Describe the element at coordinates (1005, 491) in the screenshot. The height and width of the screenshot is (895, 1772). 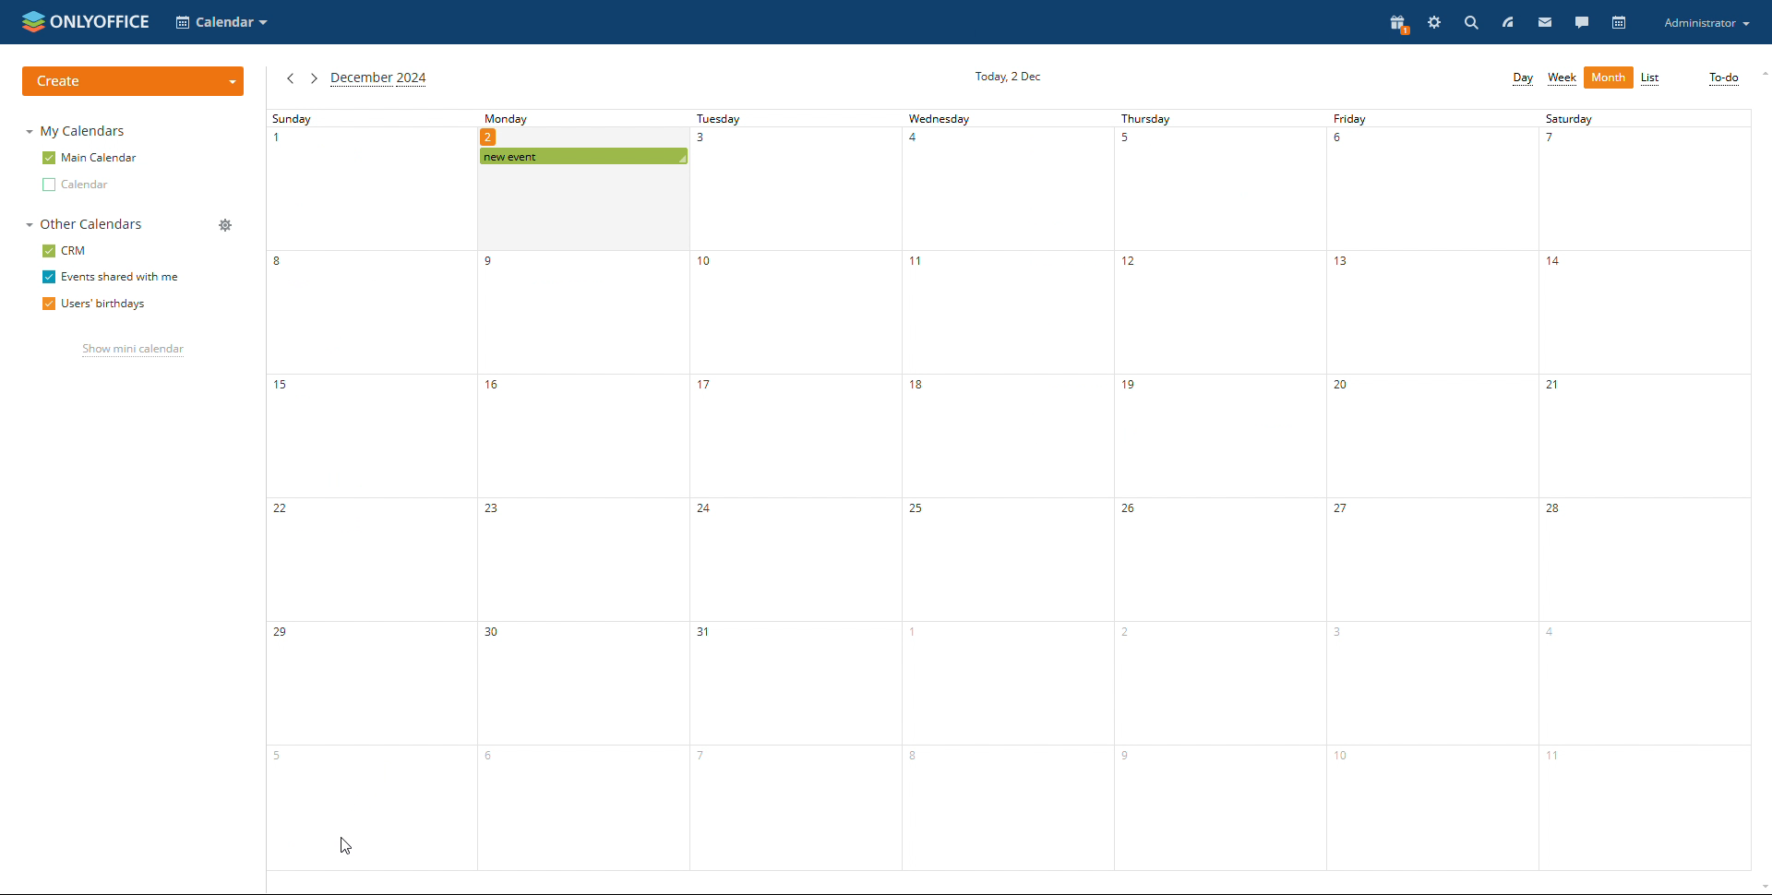
I see `wednesday` at that location.